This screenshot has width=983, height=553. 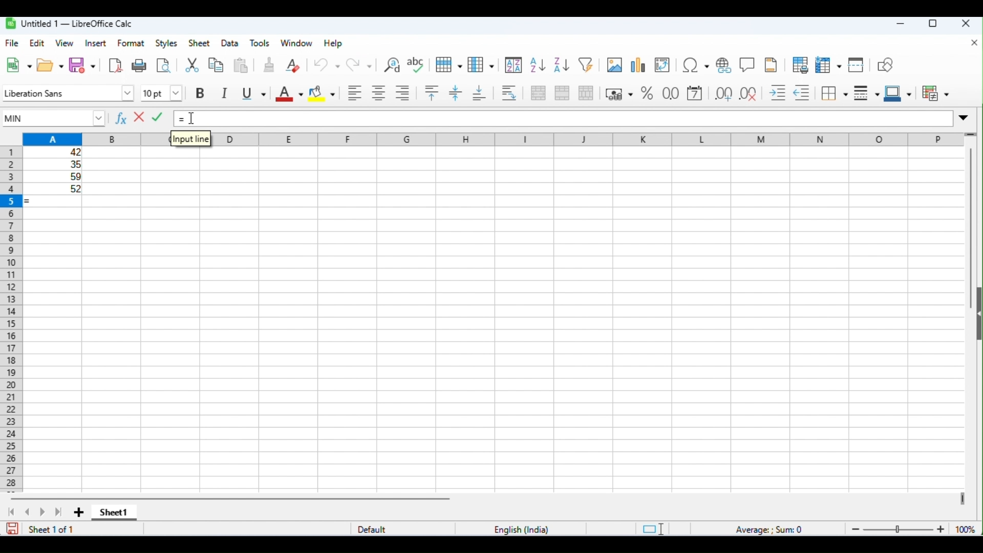 I want to click on =, so click(x=182, y=120).